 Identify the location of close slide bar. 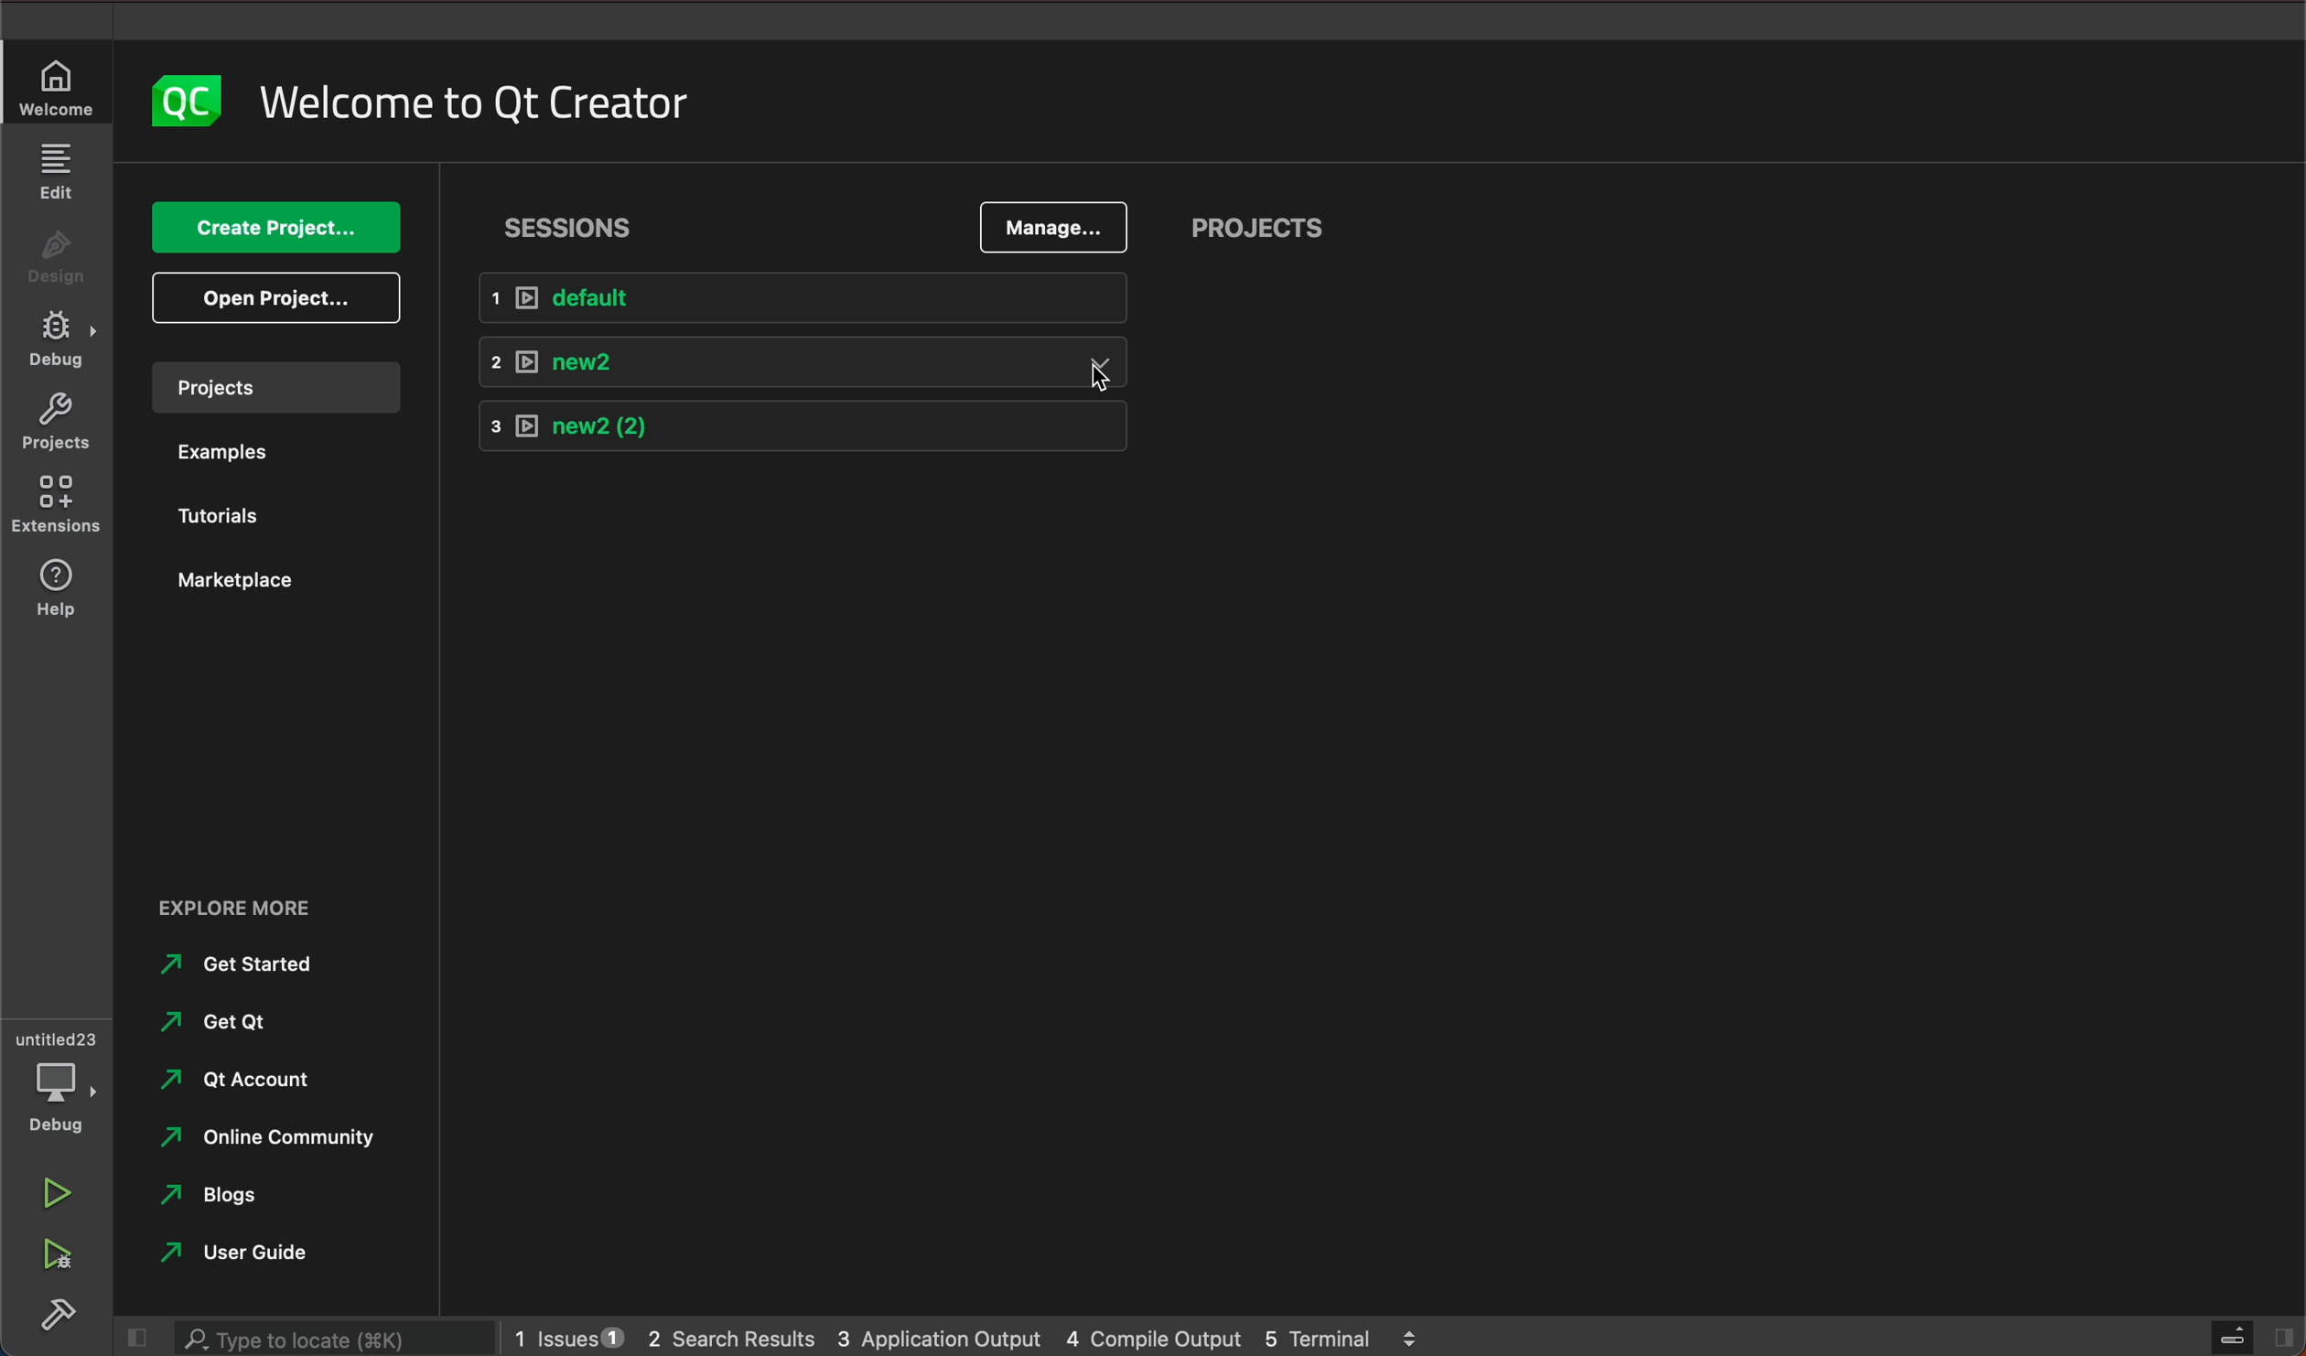
(139, 1336).